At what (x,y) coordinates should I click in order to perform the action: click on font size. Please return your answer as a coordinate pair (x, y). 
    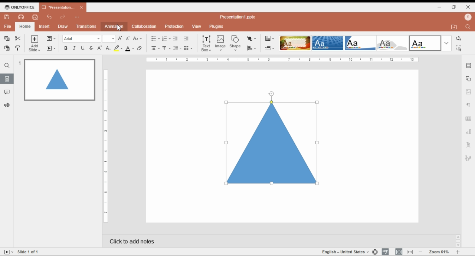
    Looking at the image, I should click on (109, 39).